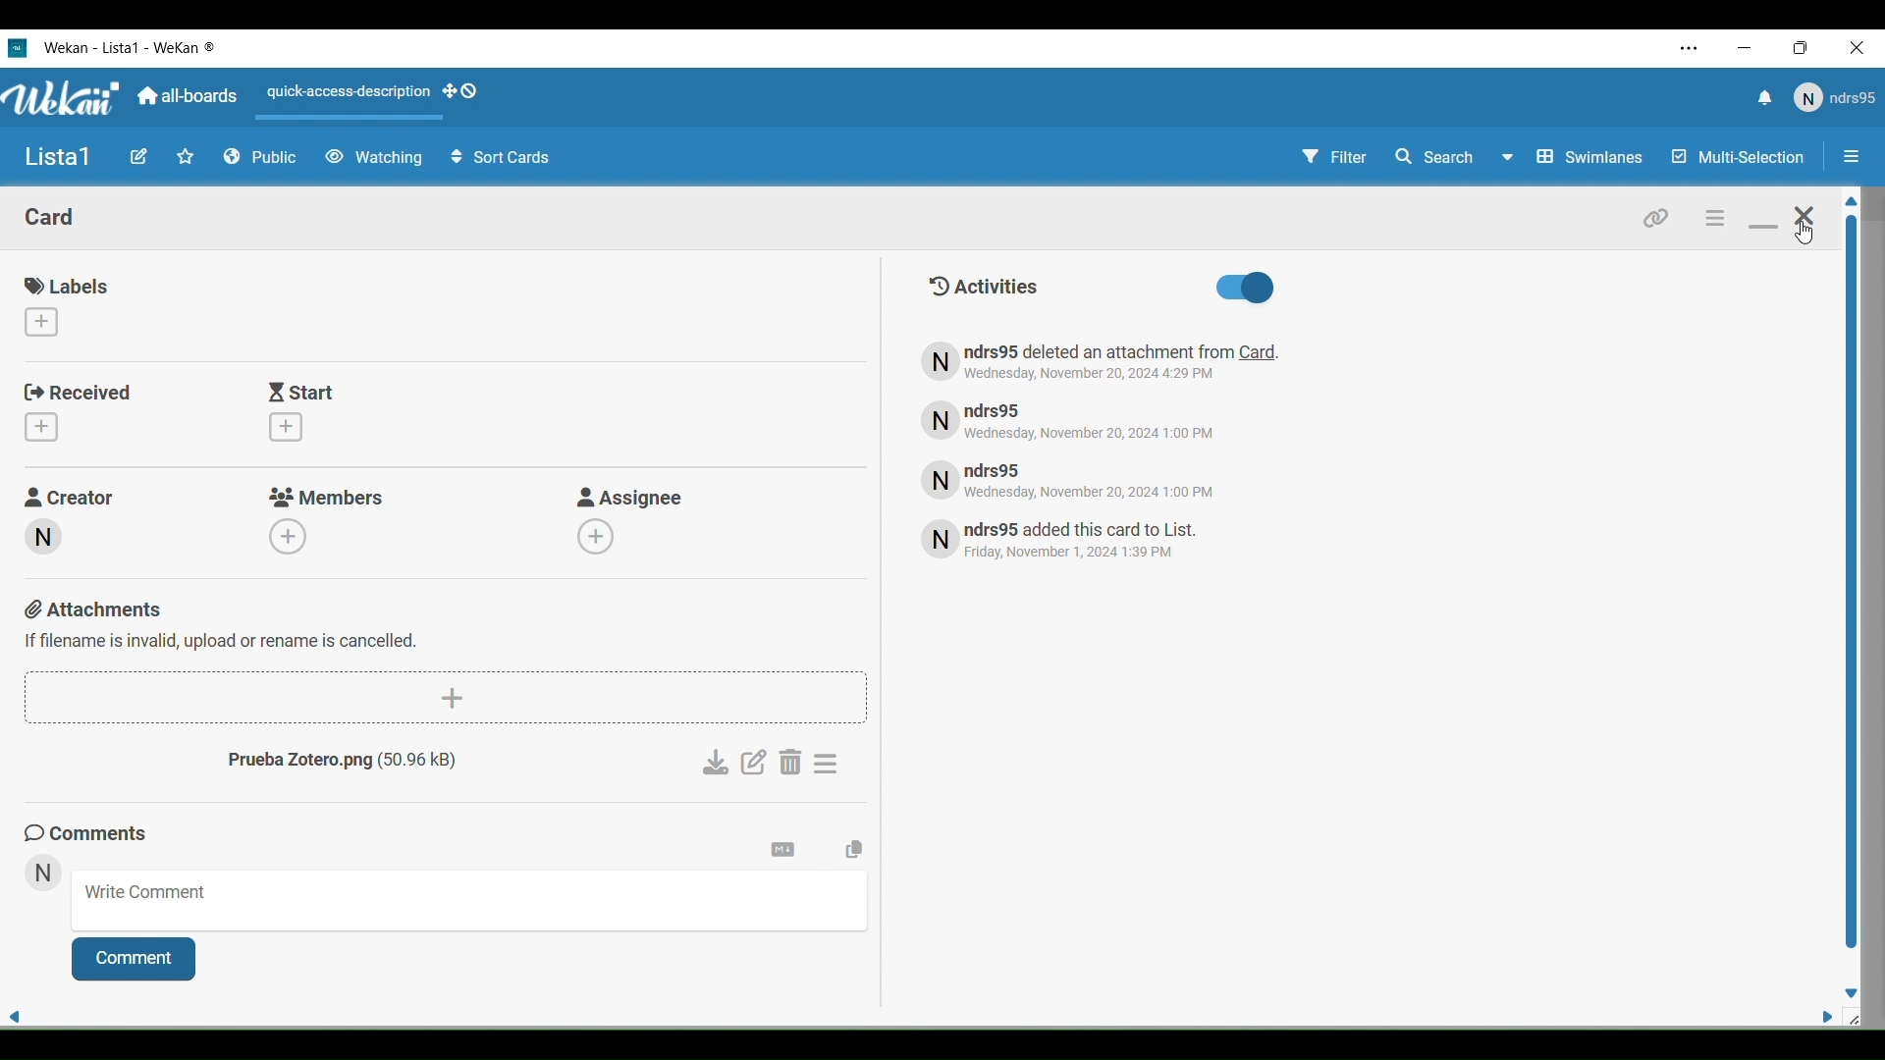  What do you see at coordinates (1088, 479) in the screenshot?
I see `Text` at bounding box center [1088, 479].